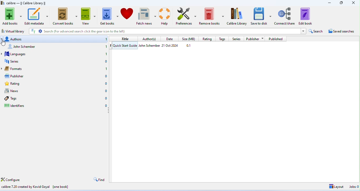 The image size is (360, 191). I want to click on get books, so click(109, 15).